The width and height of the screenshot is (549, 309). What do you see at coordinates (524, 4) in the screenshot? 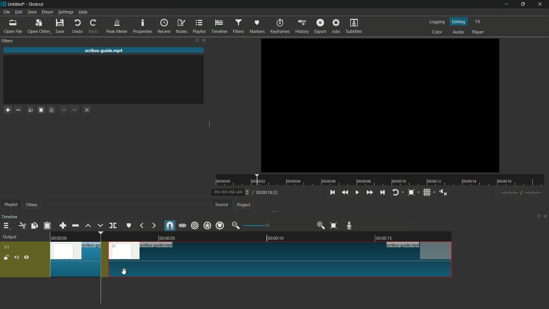
I see `maximize` at bounding box center [524, 4].